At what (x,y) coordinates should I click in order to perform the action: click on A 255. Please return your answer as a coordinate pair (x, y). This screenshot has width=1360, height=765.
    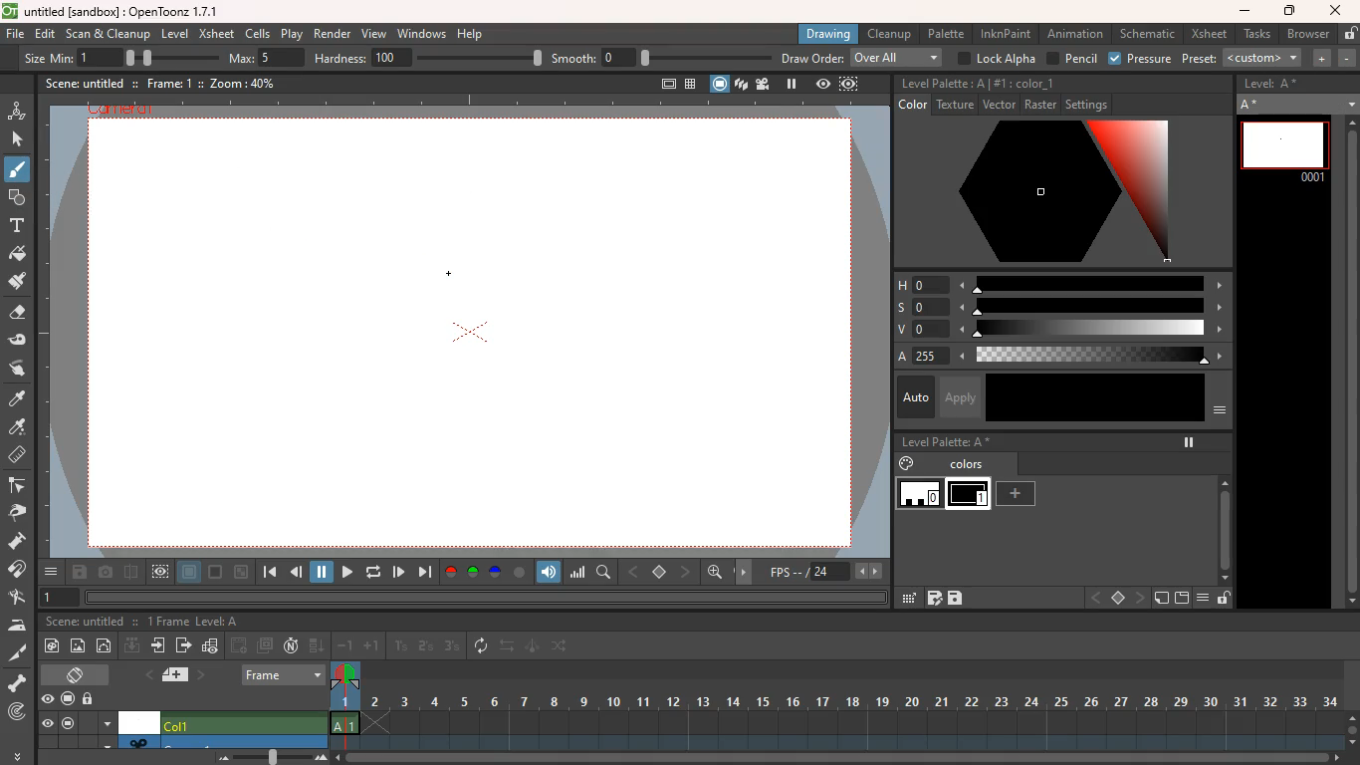
    Looking at the image, I should click on (921, 356).